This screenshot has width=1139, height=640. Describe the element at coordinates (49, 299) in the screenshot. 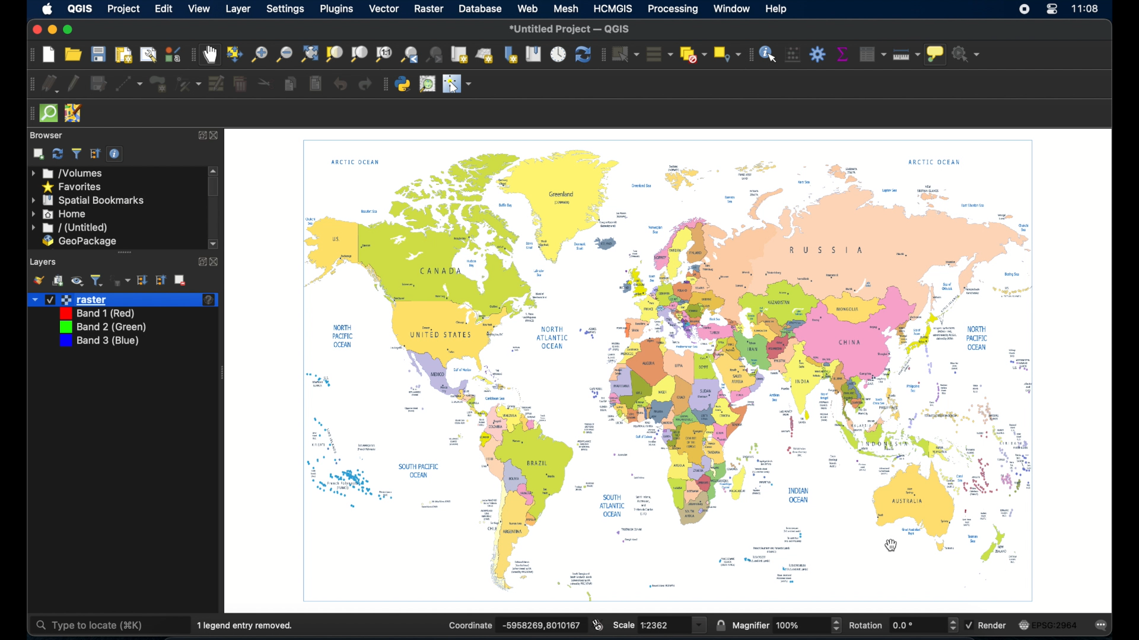

I see `checkbox` at that location.